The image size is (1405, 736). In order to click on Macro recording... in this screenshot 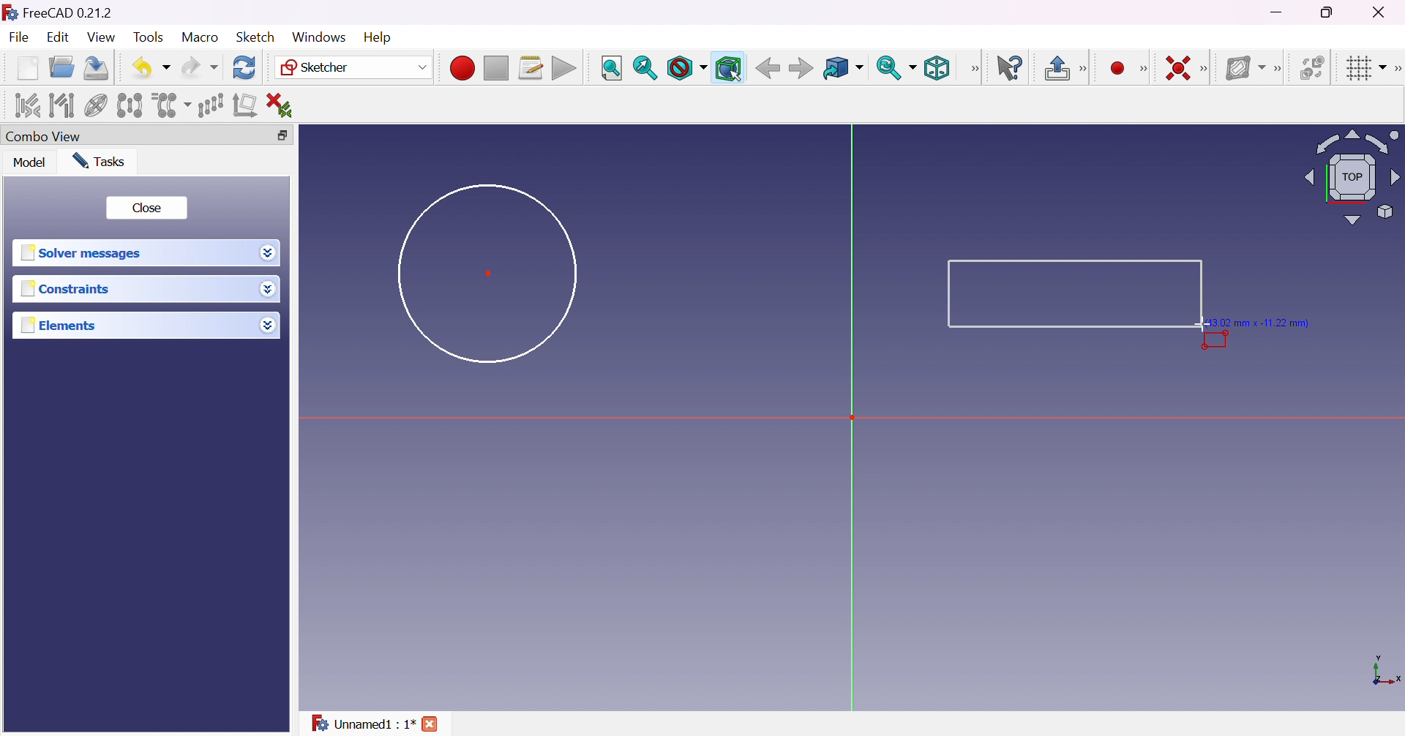, I will do `click(462, 66)`.